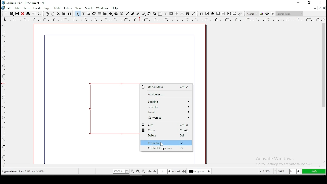 This screenshot has height=184, width=327. What do you see at coordinates (321, 3) in the screenshot?
I see `close` at bounding box center [321, 3].